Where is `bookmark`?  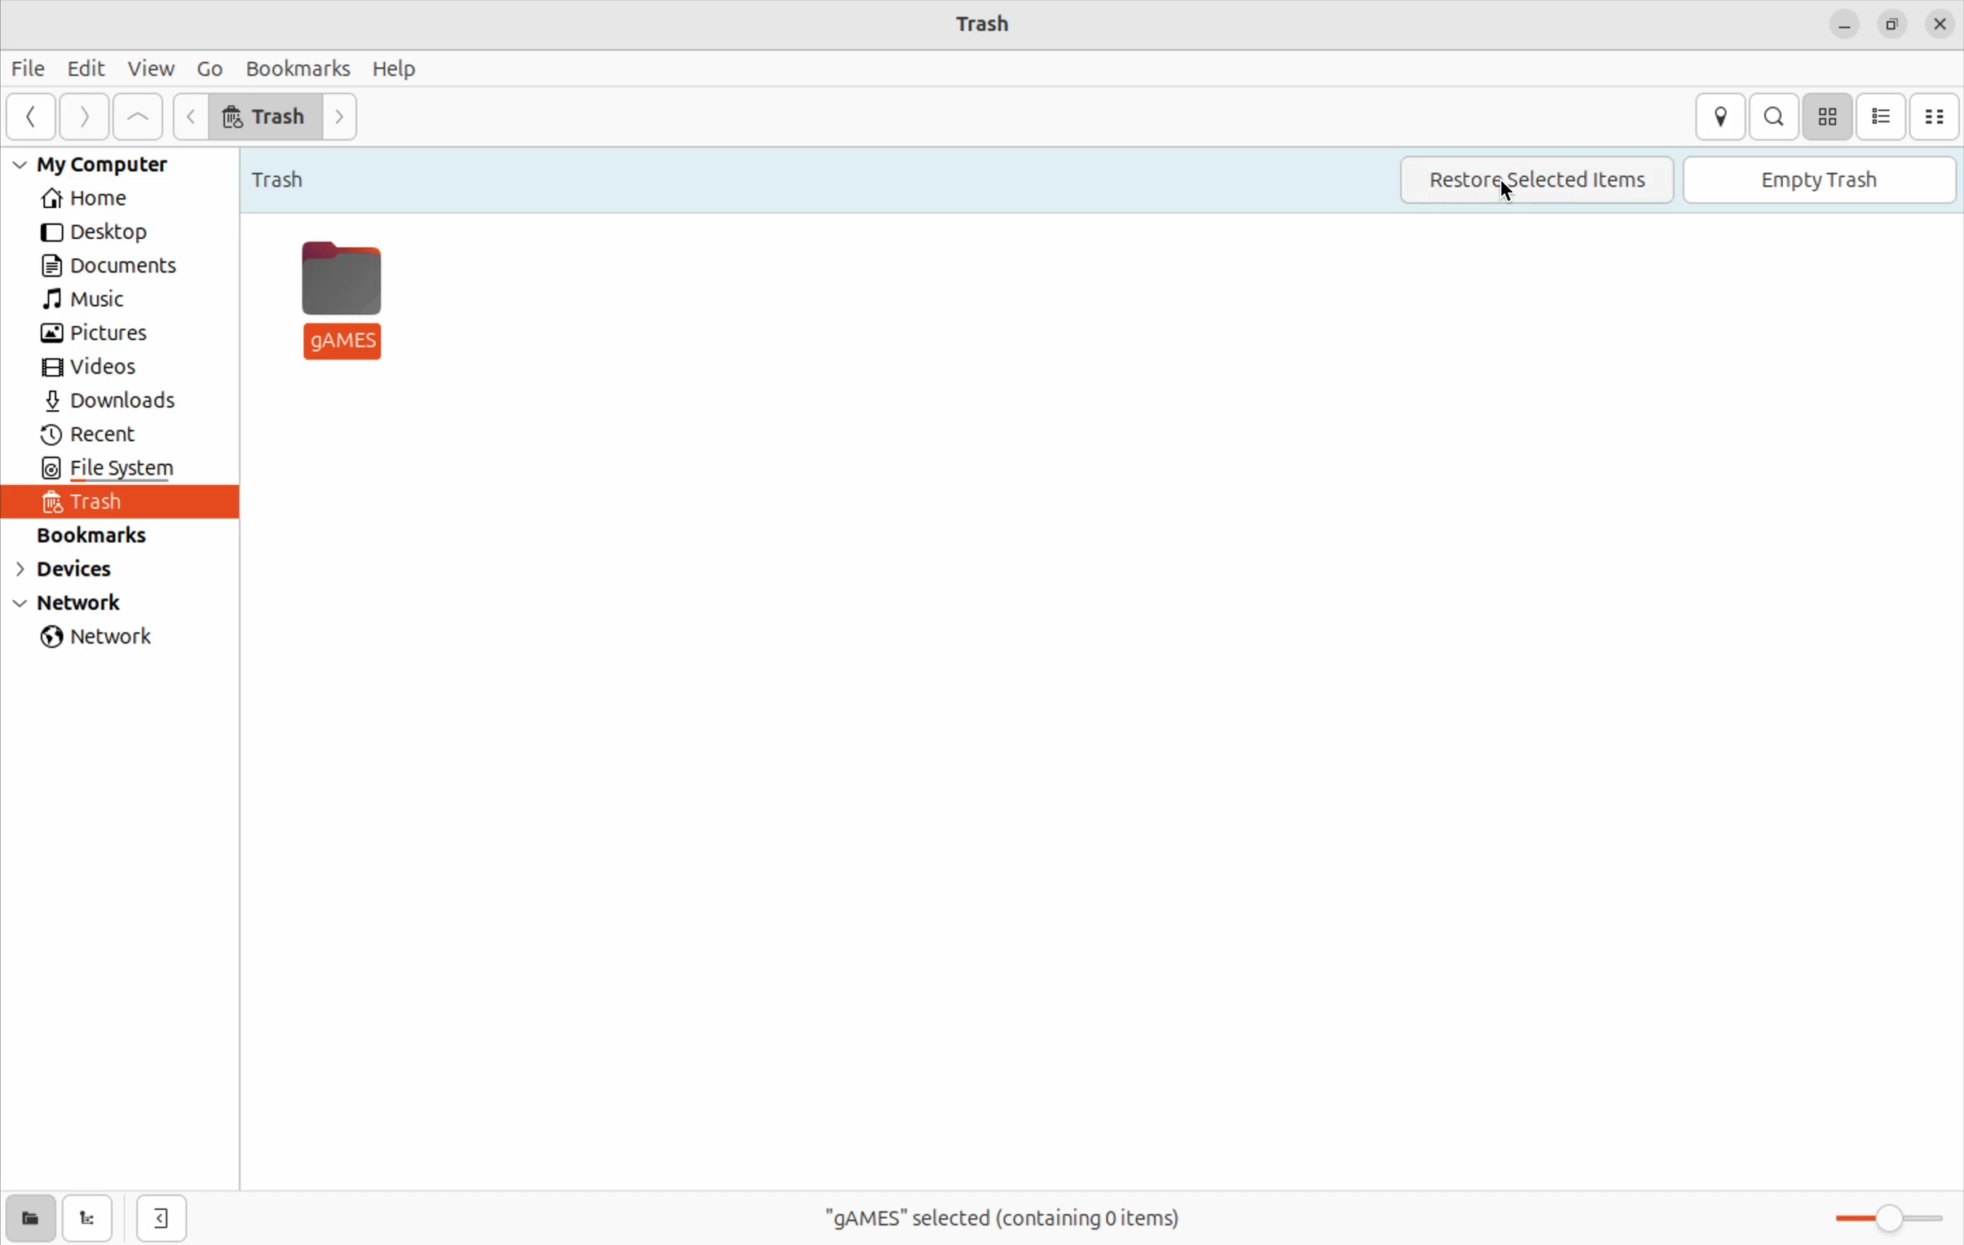 bookmark is located at coordinates (295, 68).